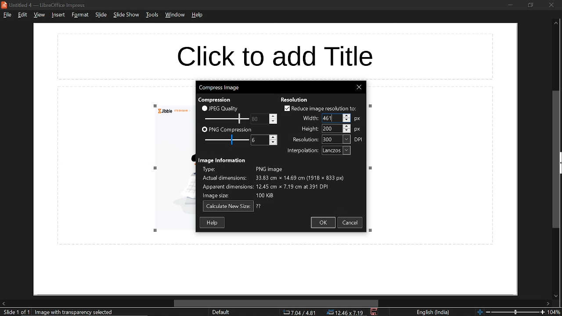 This screenshot has height=316, width=562. Describe the element at coordinates (286, 108) in the screenshot. I see `checkbox` at that location.